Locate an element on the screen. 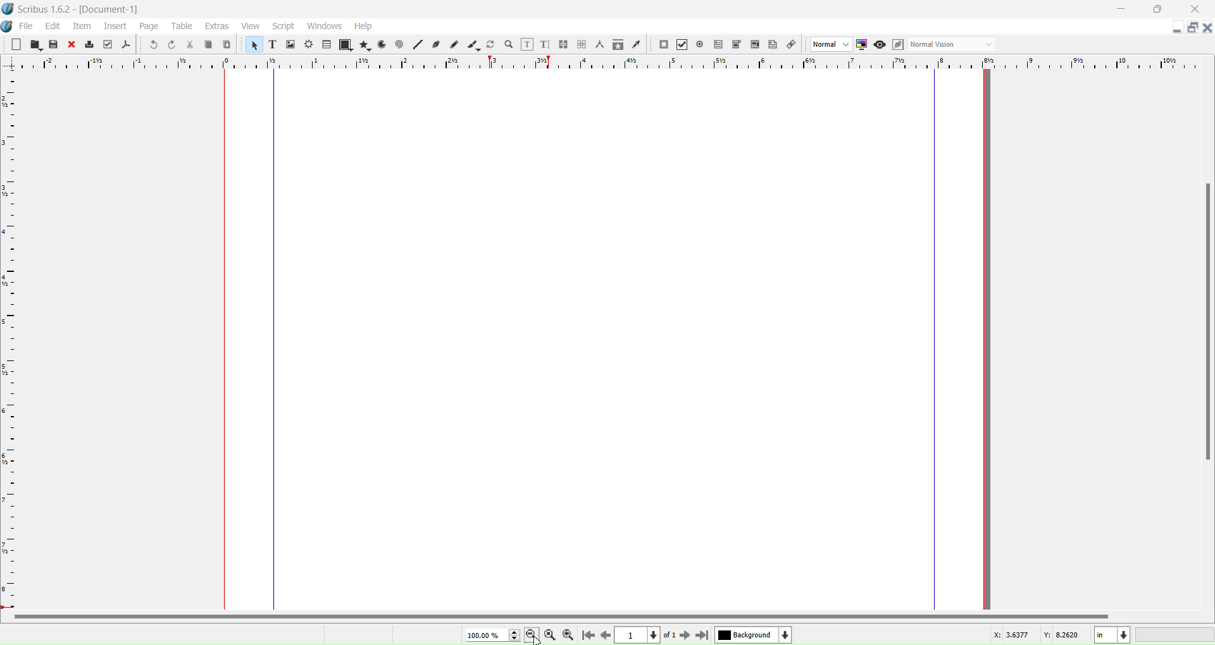  Select the current page is located at coordinates (646, 636).